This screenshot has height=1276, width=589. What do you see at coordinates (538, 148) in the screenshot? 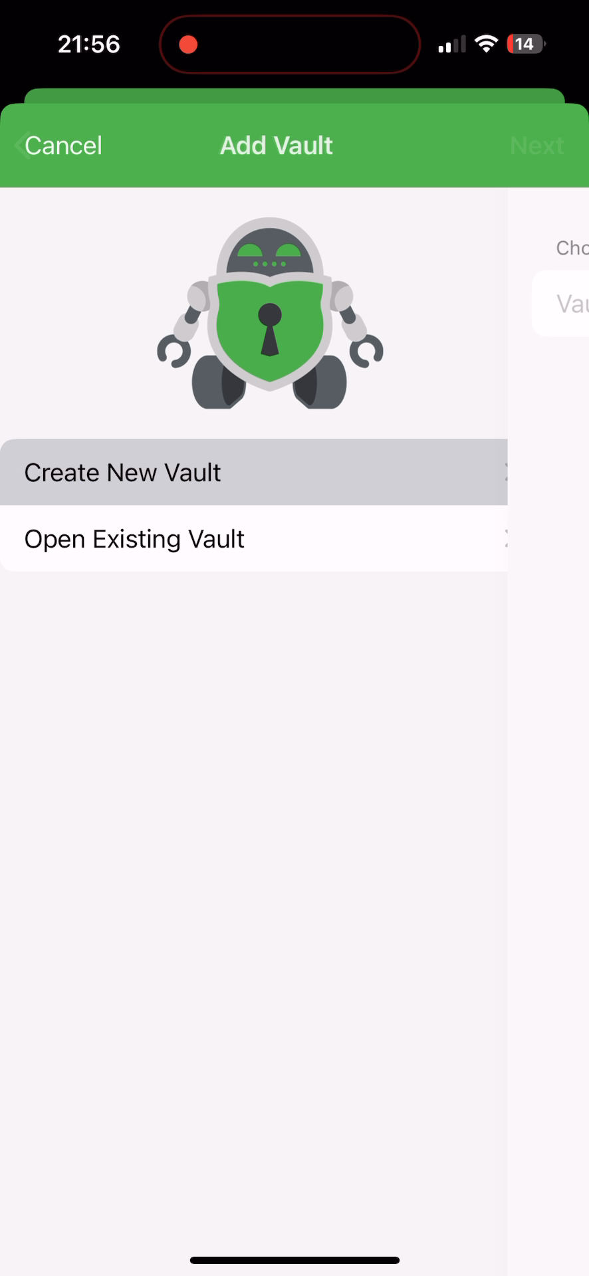
I see `Next` at bounding box center [538, 148].